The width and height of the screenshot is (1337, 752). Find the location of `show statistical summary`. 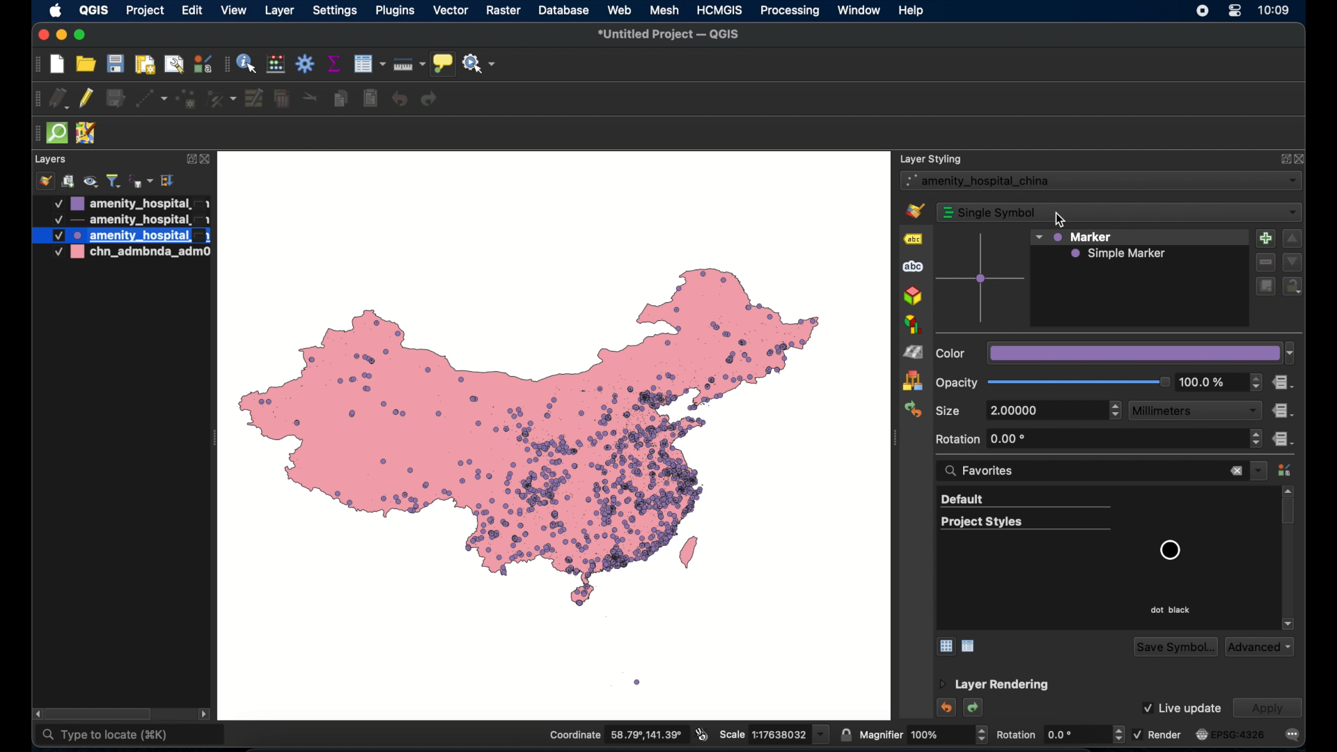

show statistical summary is located at coordinates (335, 64).